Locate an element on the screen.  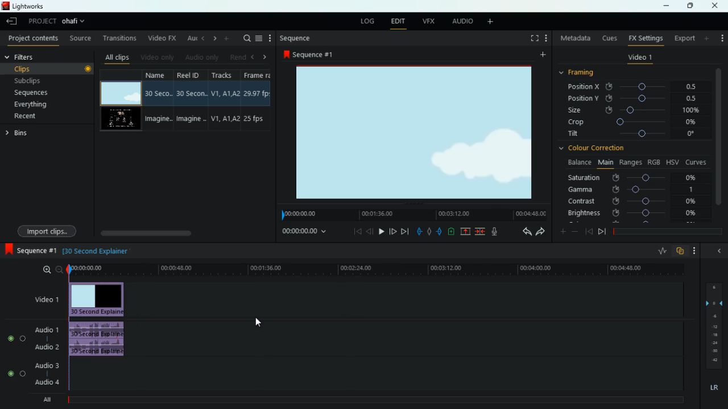
Imagine.. is located at coordinates (193, 120).